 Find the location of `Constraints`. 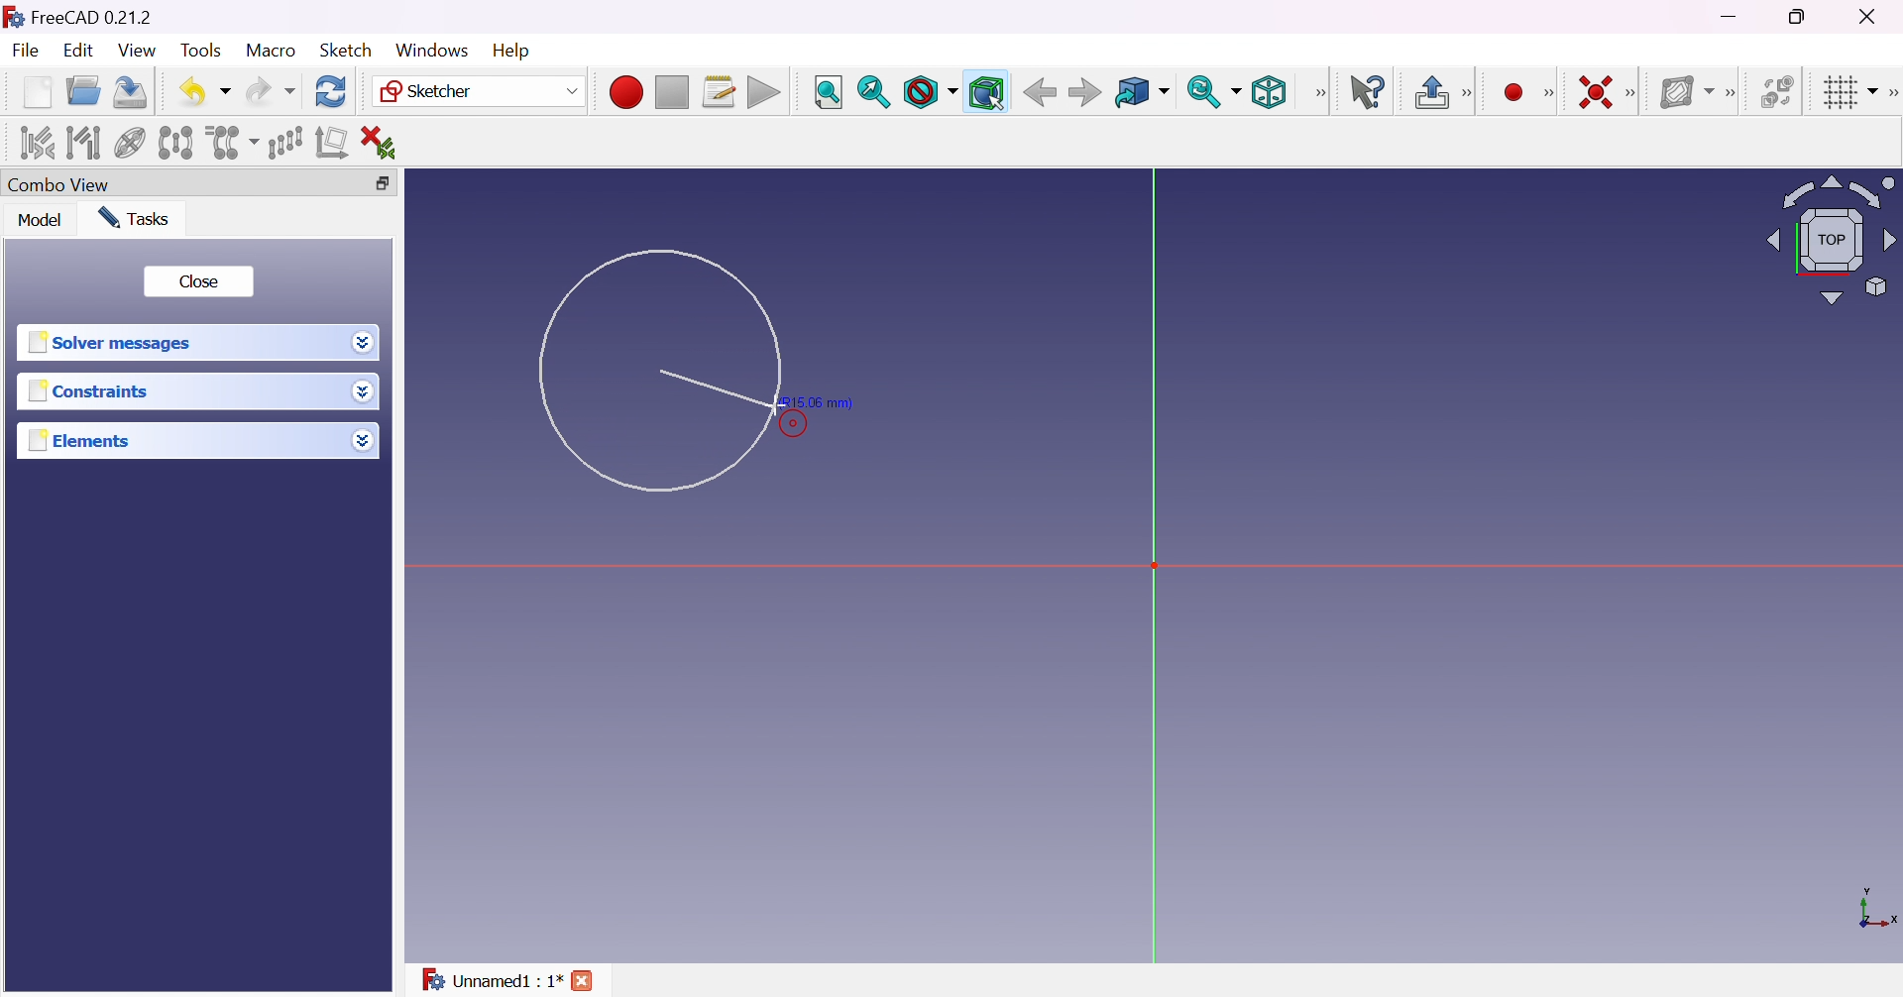

Constraints is located at coordinates (89, 392).